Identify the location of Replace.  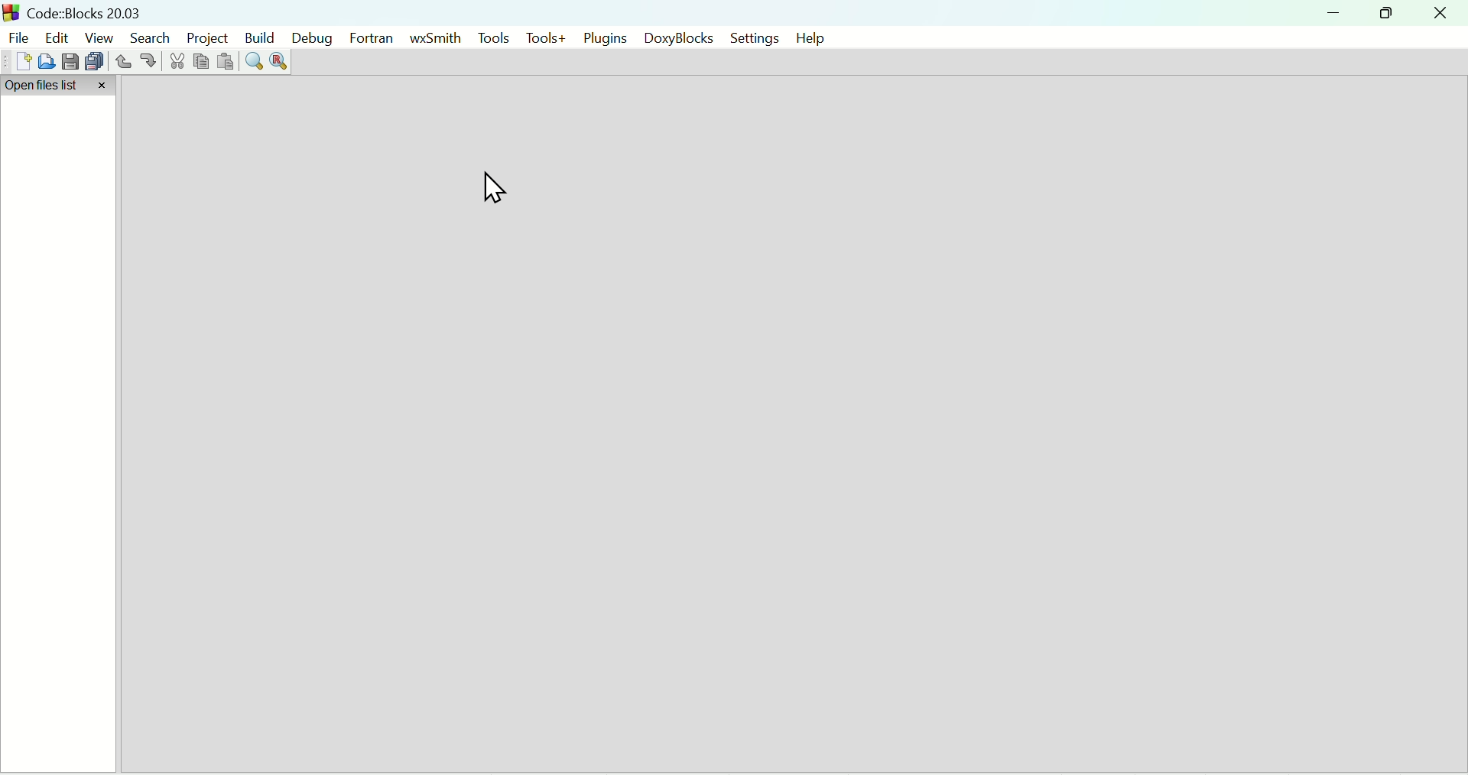
(280, 63).